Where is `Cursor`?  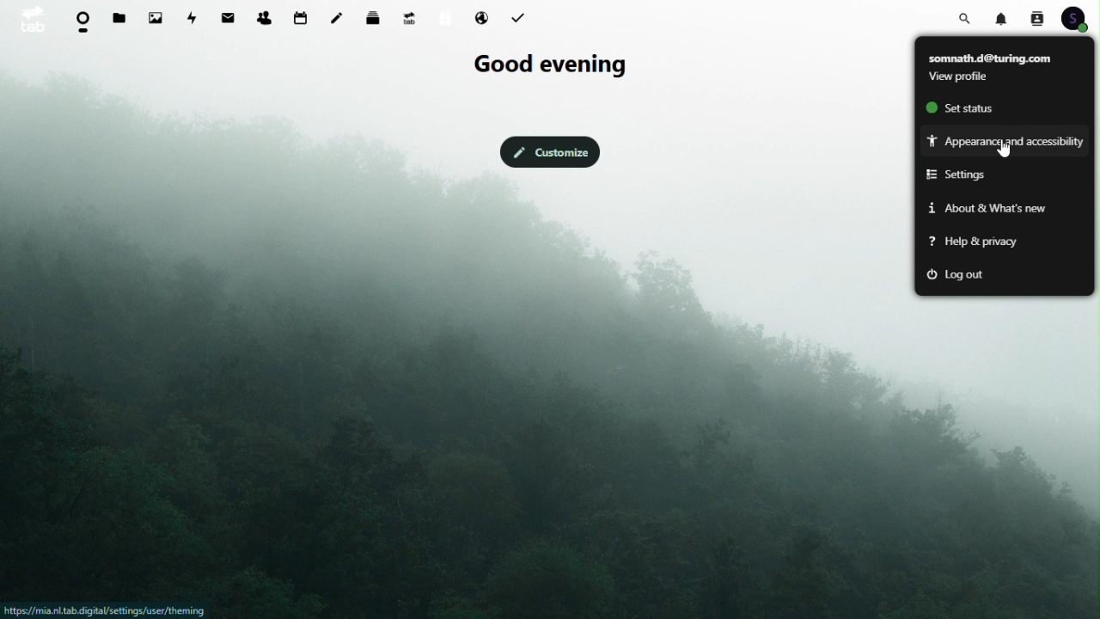 Cursor is located at coordinates (1006, 150).